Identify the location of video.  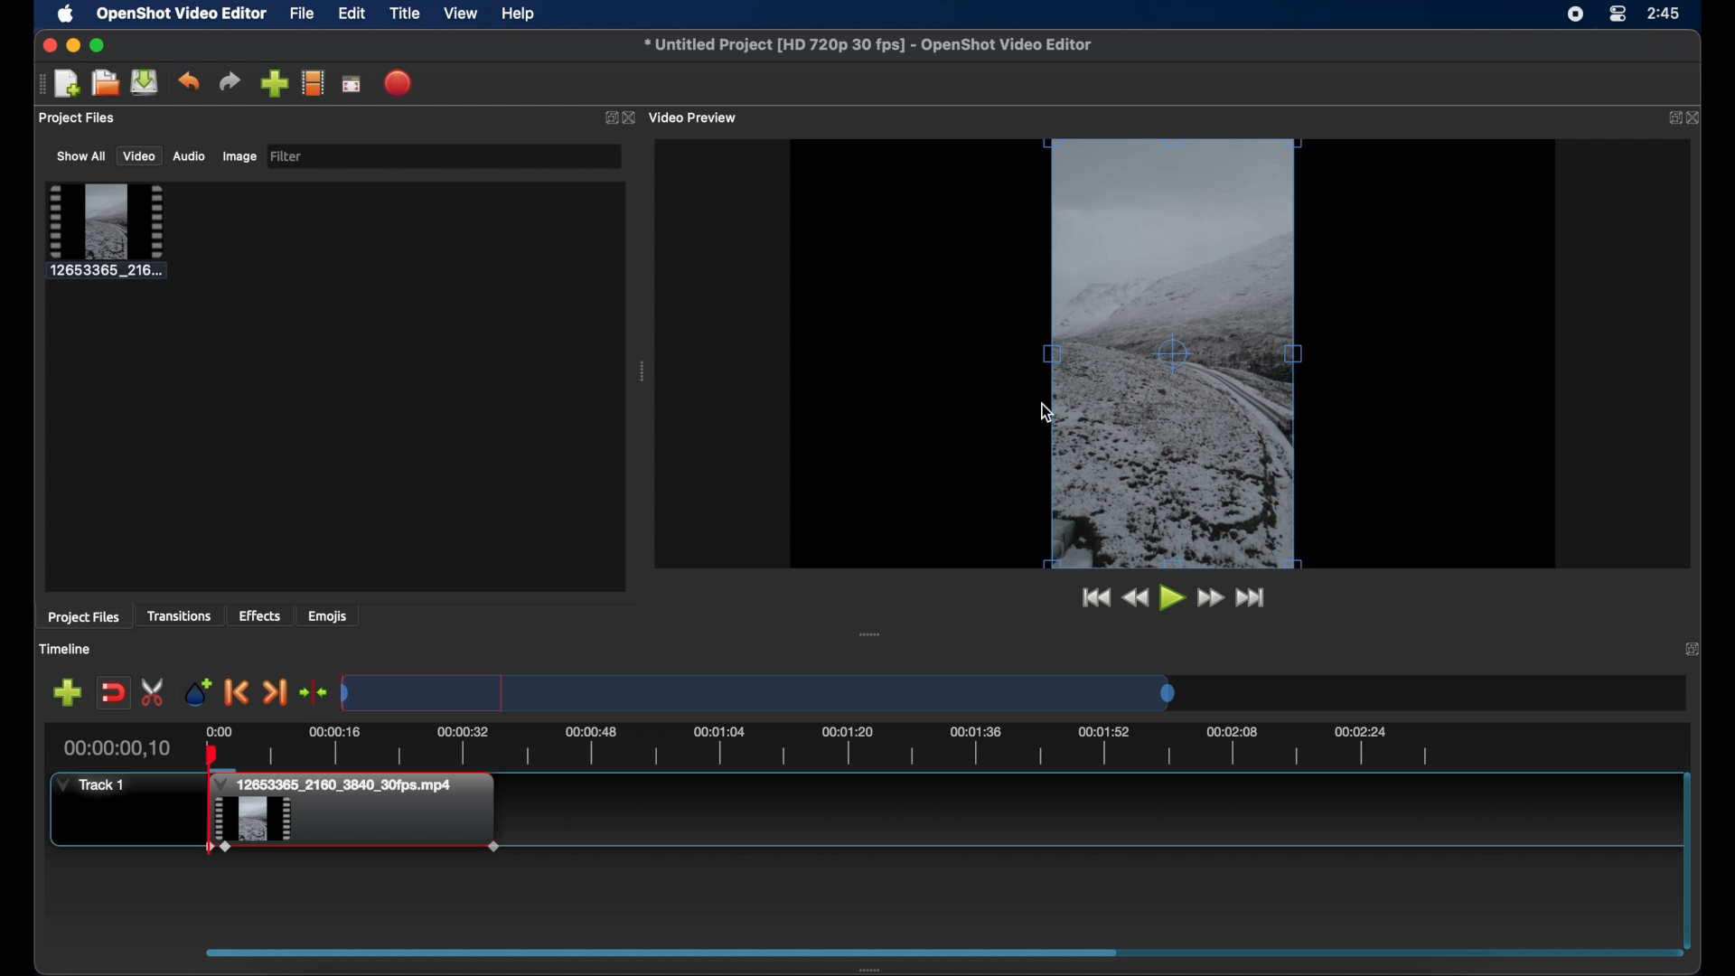
(139, 156).